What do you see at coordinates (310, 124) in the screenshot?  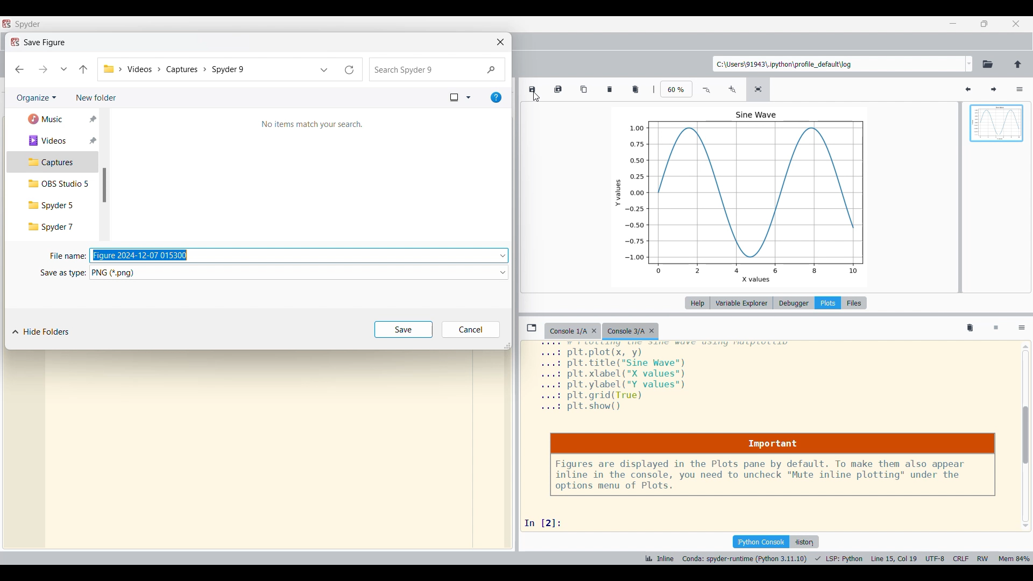 I see `Description of current folder` at bounding box center [310, 124].